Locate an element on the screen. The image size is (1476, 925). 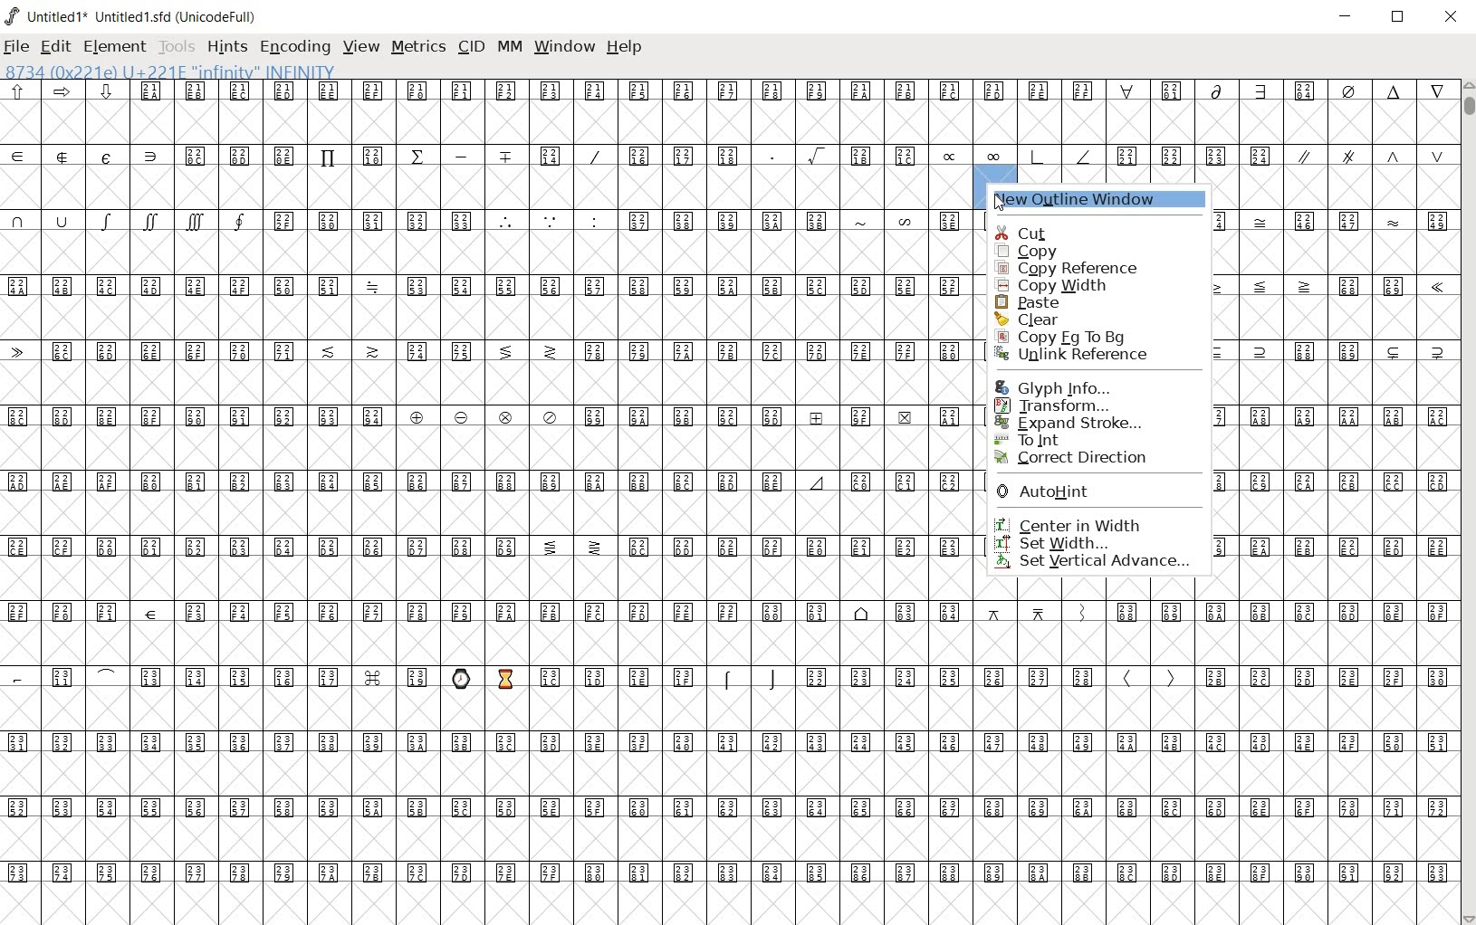
edited glyph is located at coordinates (736, 903).